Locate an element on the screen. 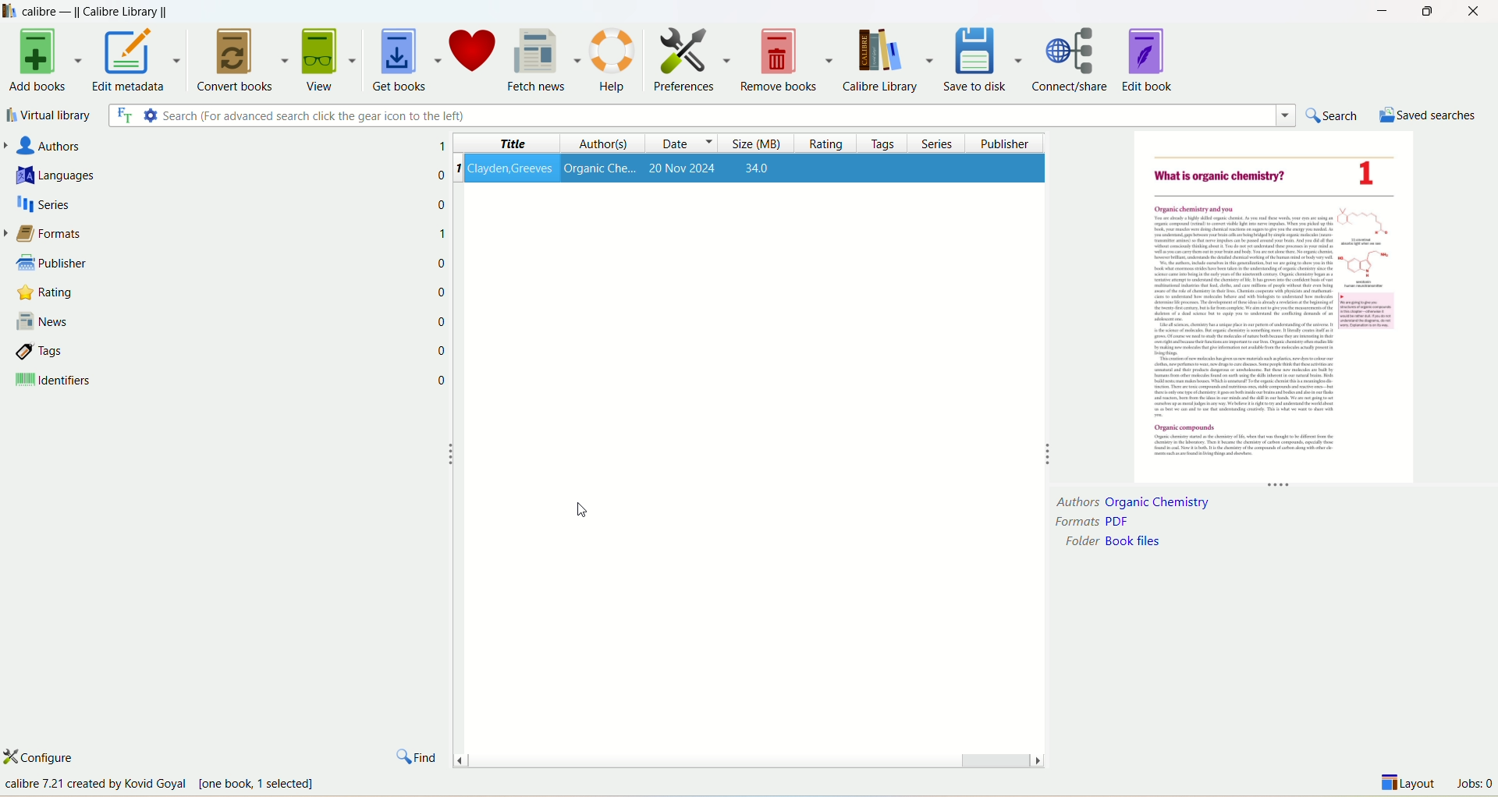  search is located at coordinates (1335, 115).